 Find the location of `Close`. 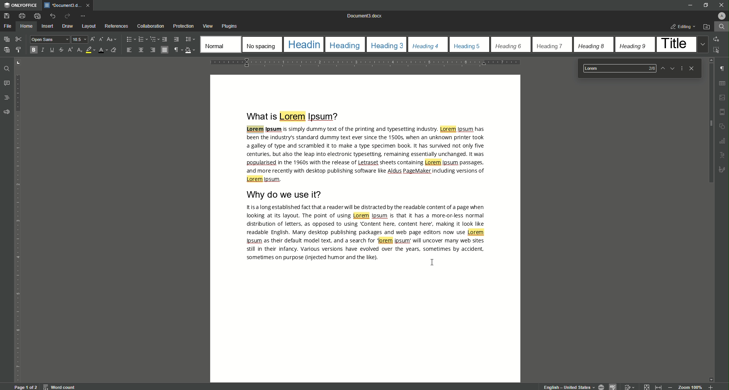

Close is located at coordinates (692, 68).